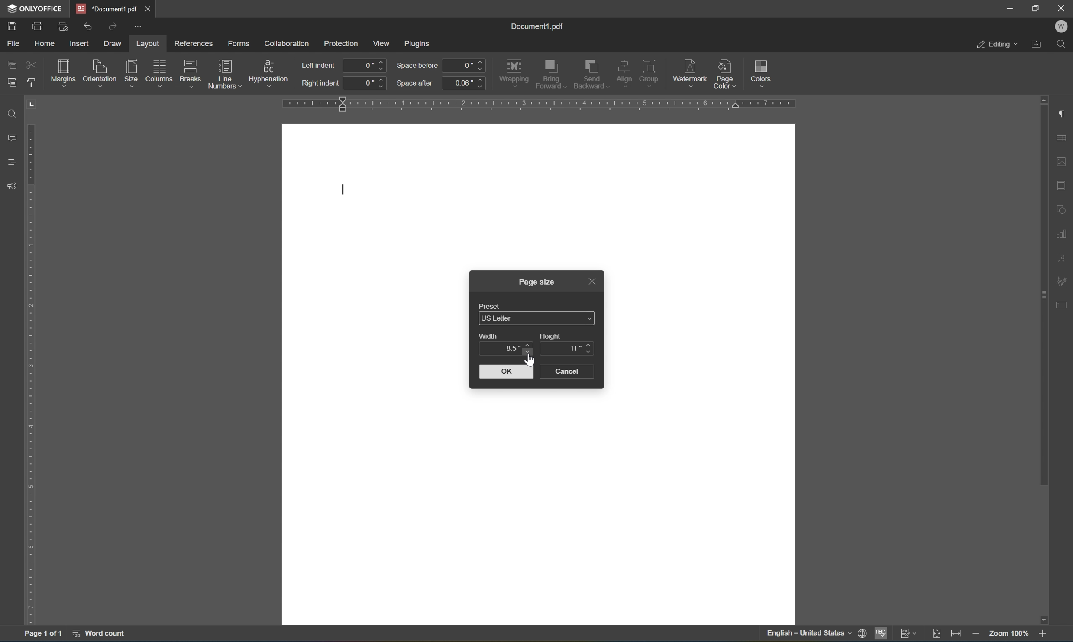 The height and width of the screenshot is (642, 1073). I want to click on watermark, so click(689, 71).